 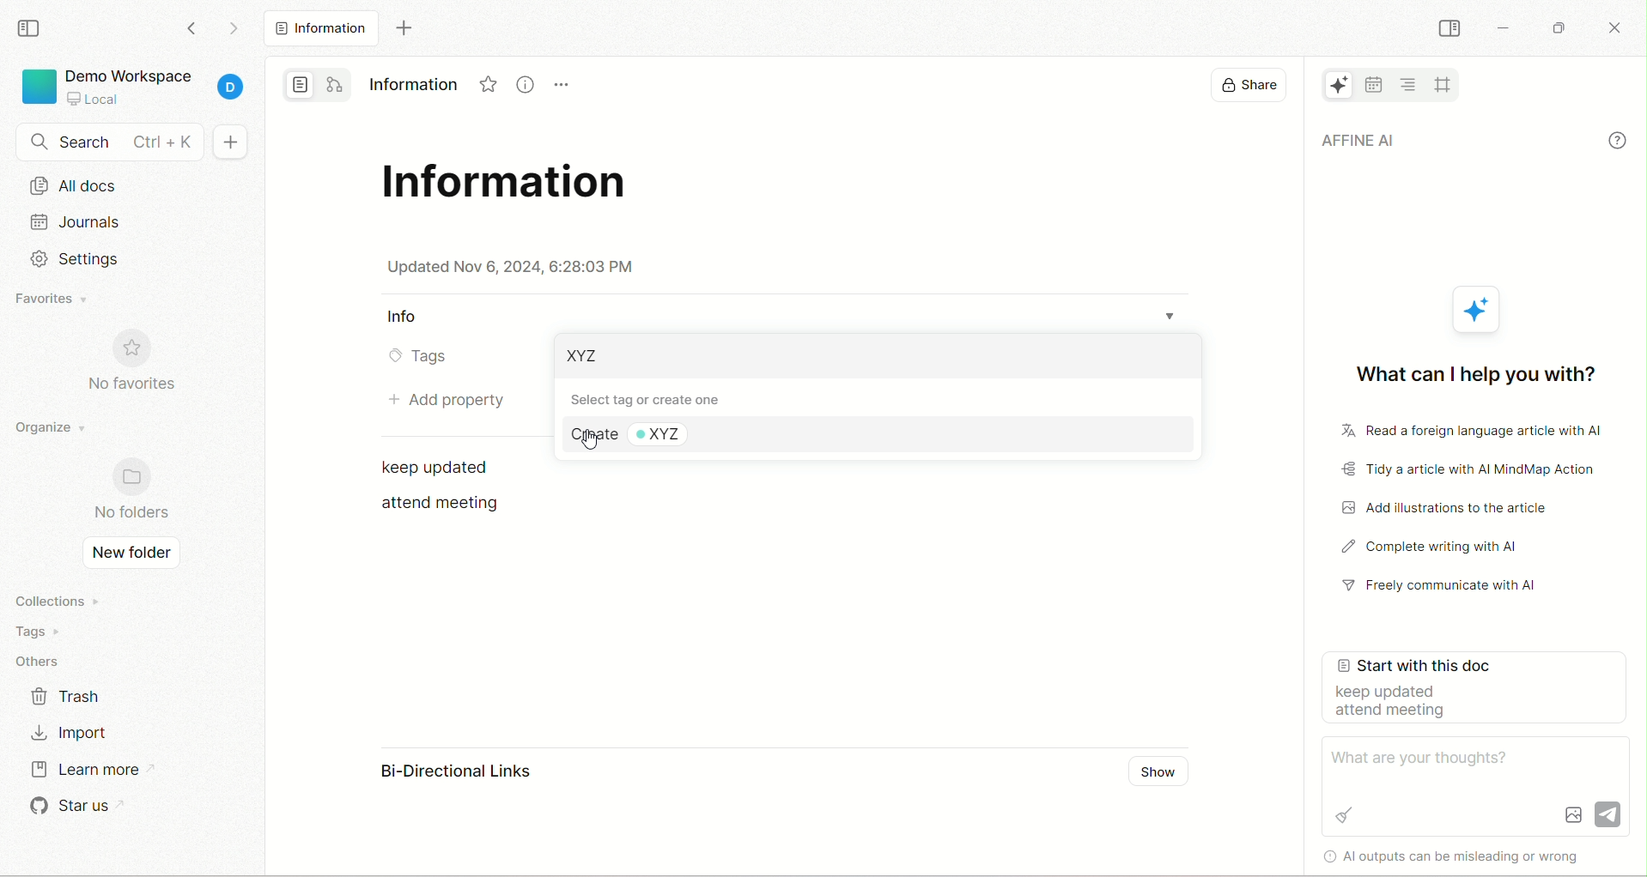 I want to click on text, so click(x=444, y=467).